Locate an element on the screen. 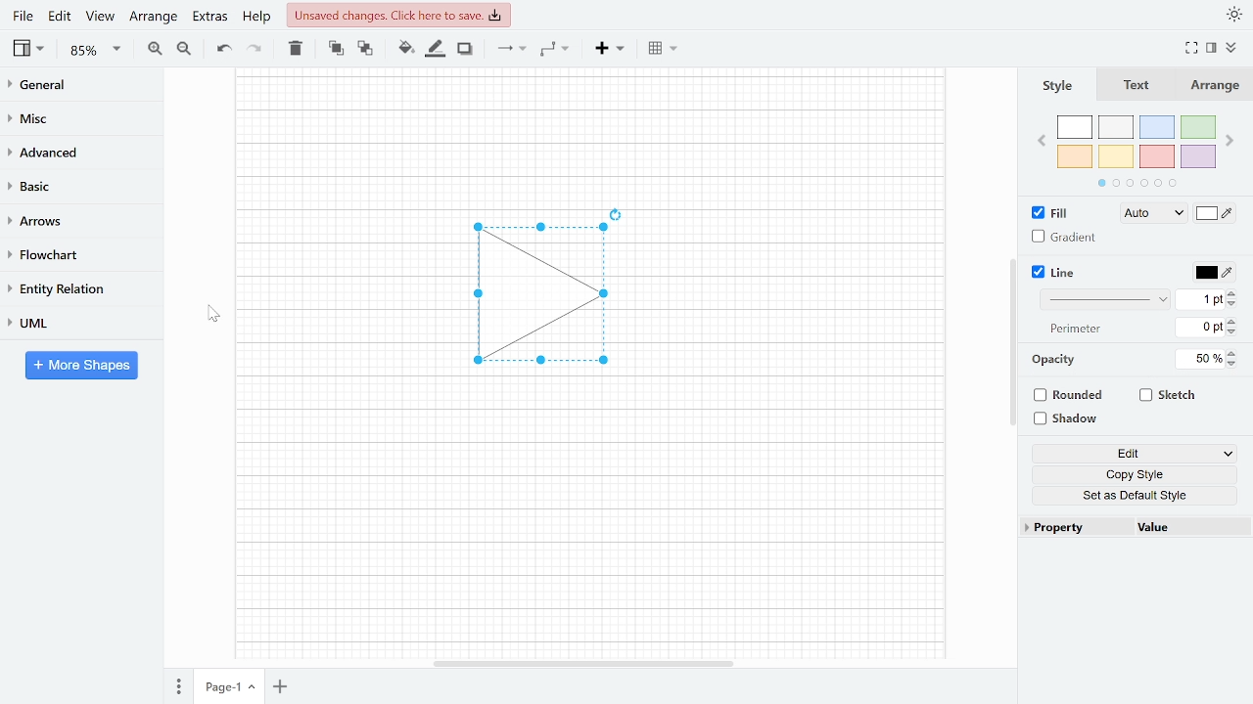 This screenshot has width=1253, height=704. Opacity is located at coordinates (1055, 360).